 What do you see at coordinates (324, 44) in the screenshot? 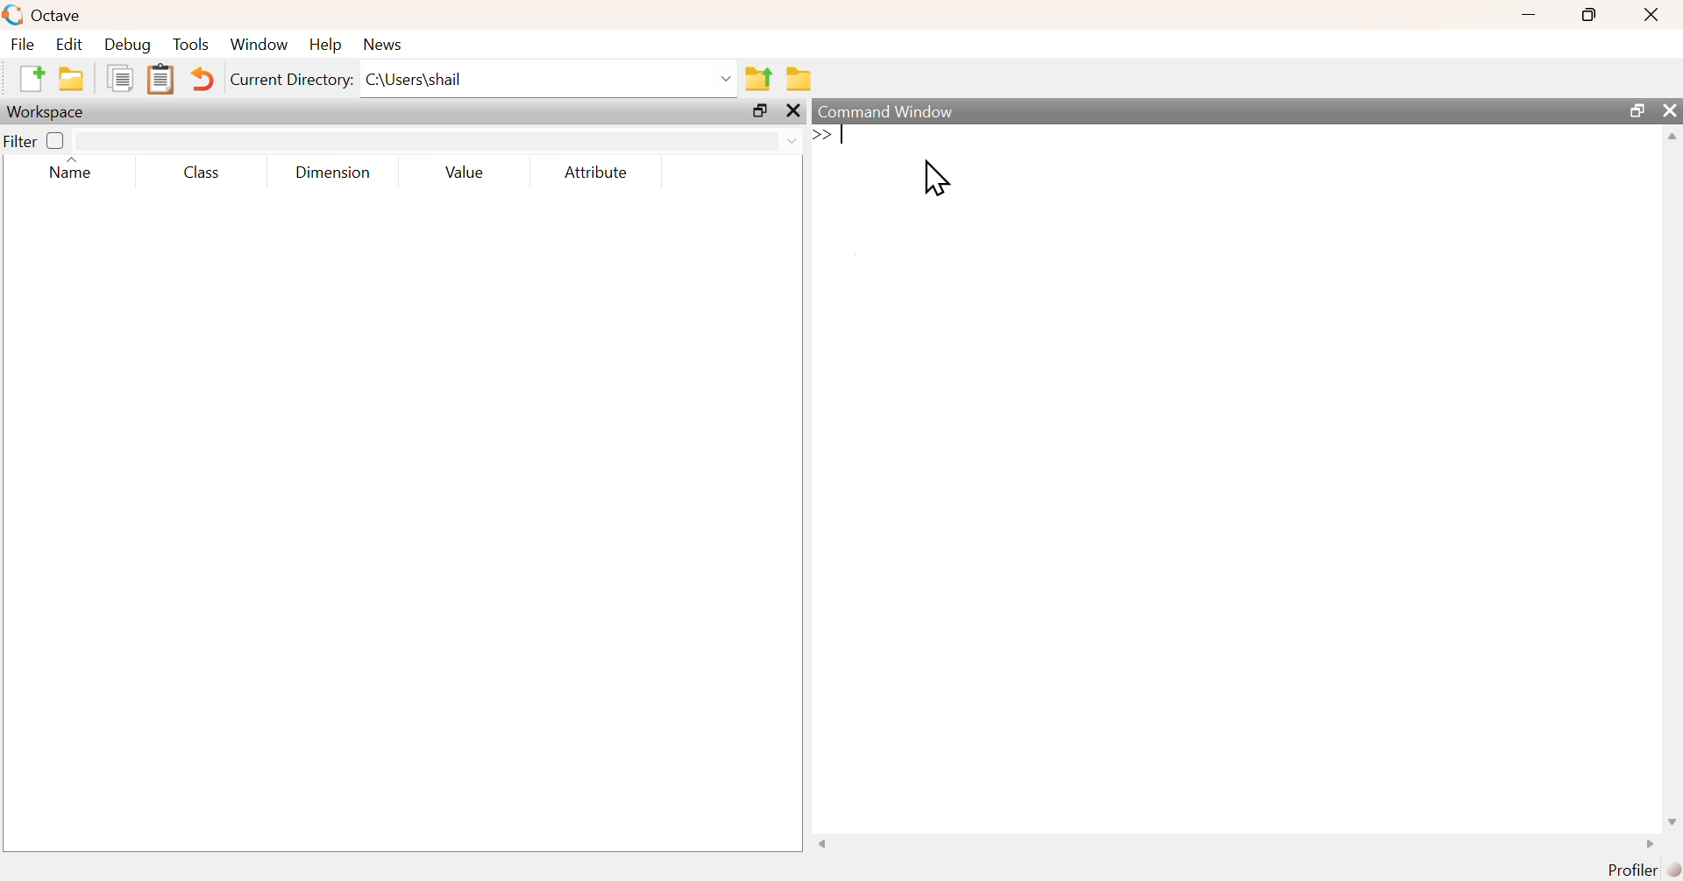
I see `Help` at bounding box center [324, 44].